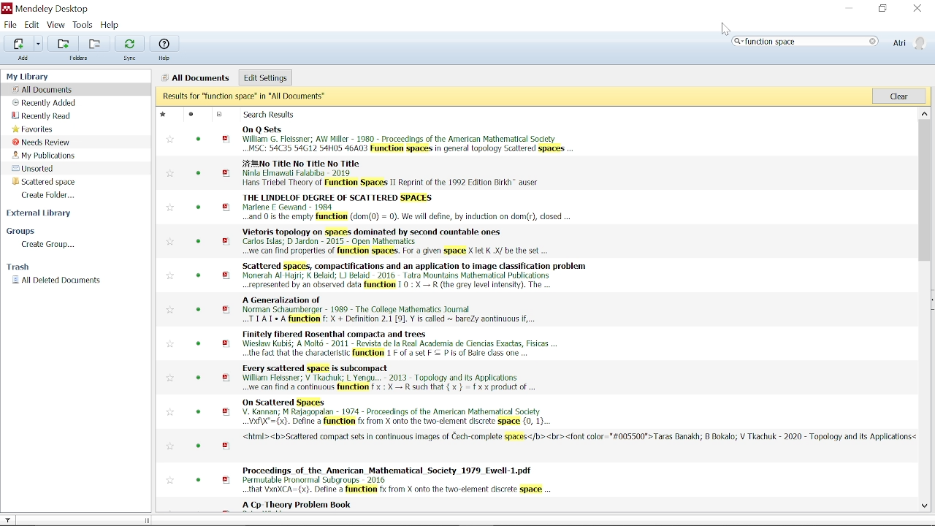 The width and height of the screenshot is (935, 526). I want to click on Add files options, so click(39, 44).